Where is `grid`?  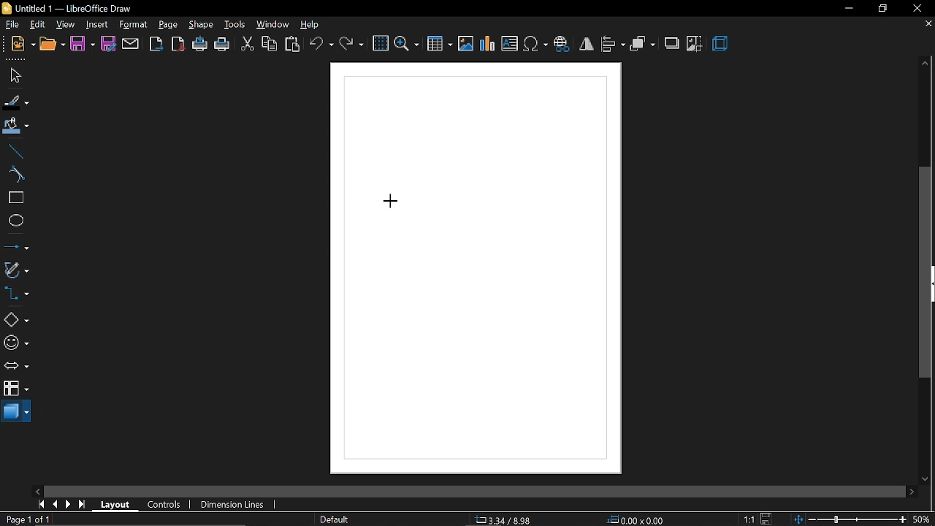
grid is located at coordinates (381, 44).